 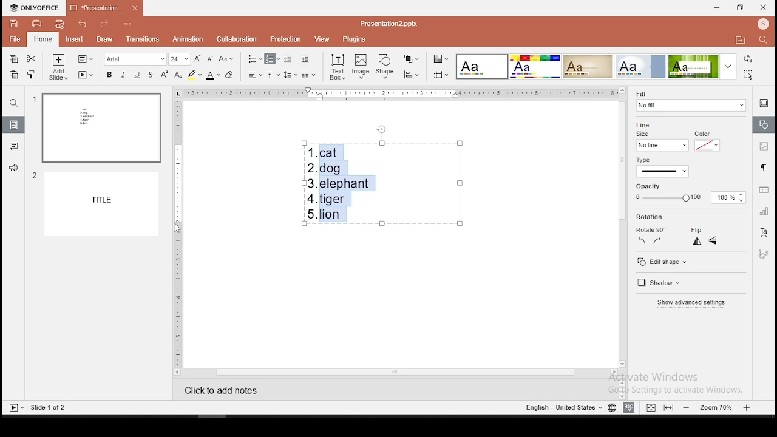 What do you see at coordinates (104, 39) in the screenshot?
I see `draw` at bounding box center [104, 39].